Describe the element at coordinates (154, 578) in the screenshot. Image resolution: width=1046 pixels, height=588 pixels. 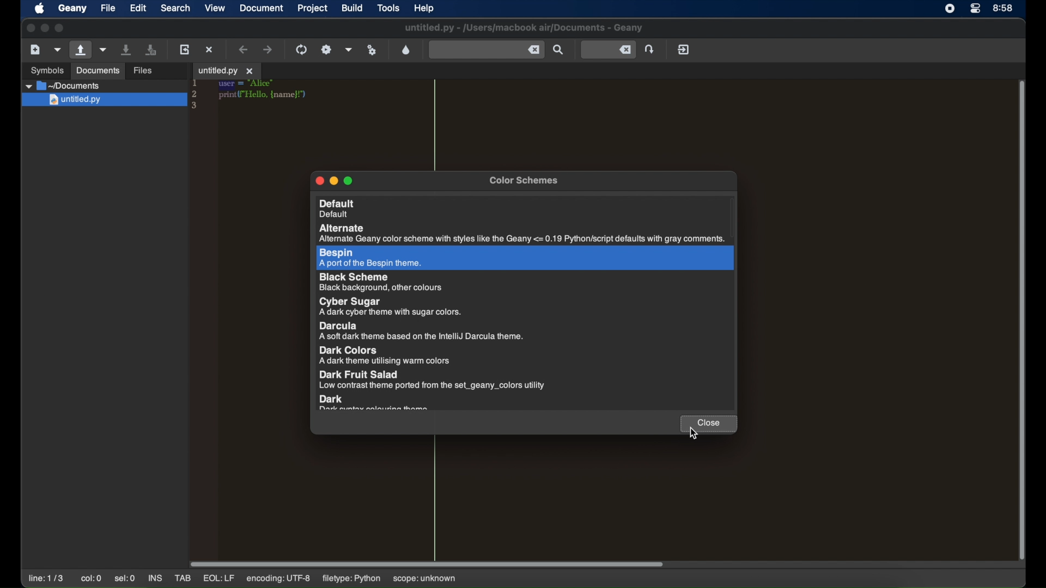
I see `ins` at that location.